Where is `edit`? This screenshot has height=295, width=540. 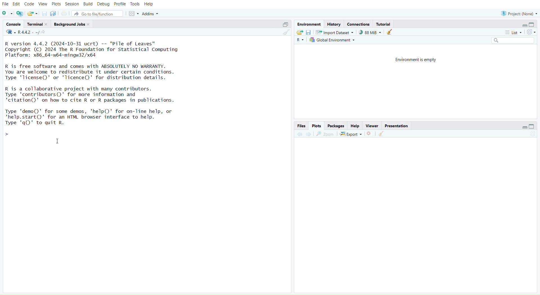 edit is located at coordinates (17, 5).